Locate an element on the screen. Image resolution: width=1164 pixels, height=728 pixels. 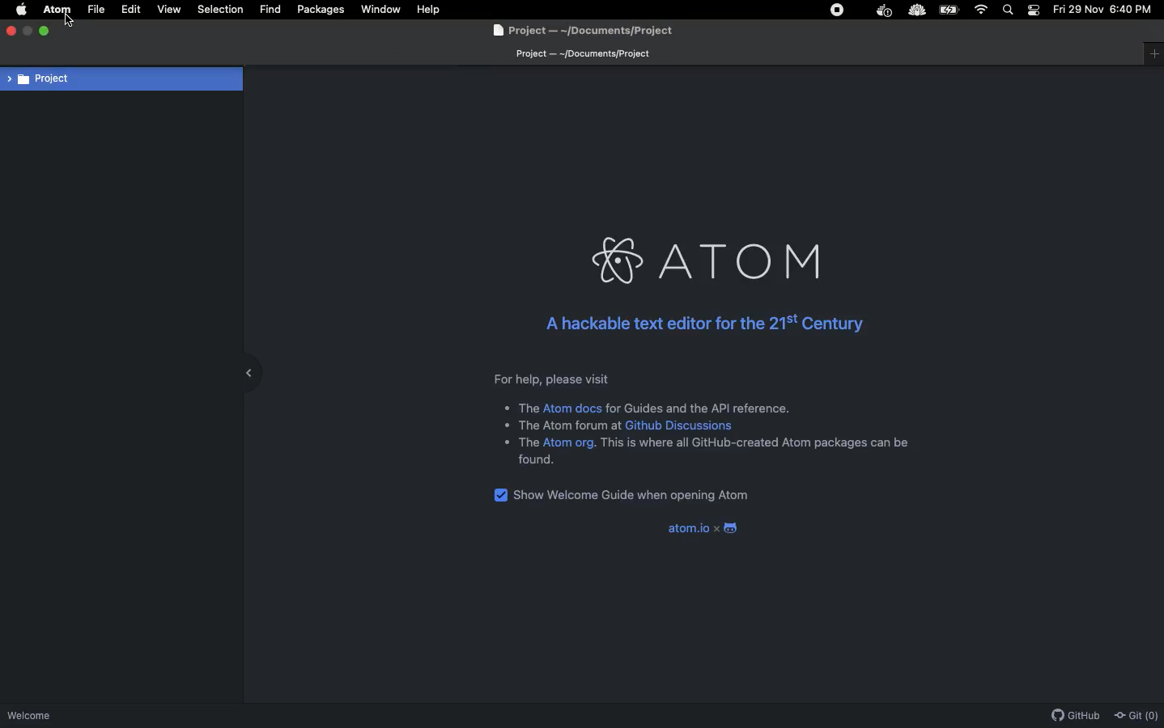
extension is located at coordinates (883, 11).